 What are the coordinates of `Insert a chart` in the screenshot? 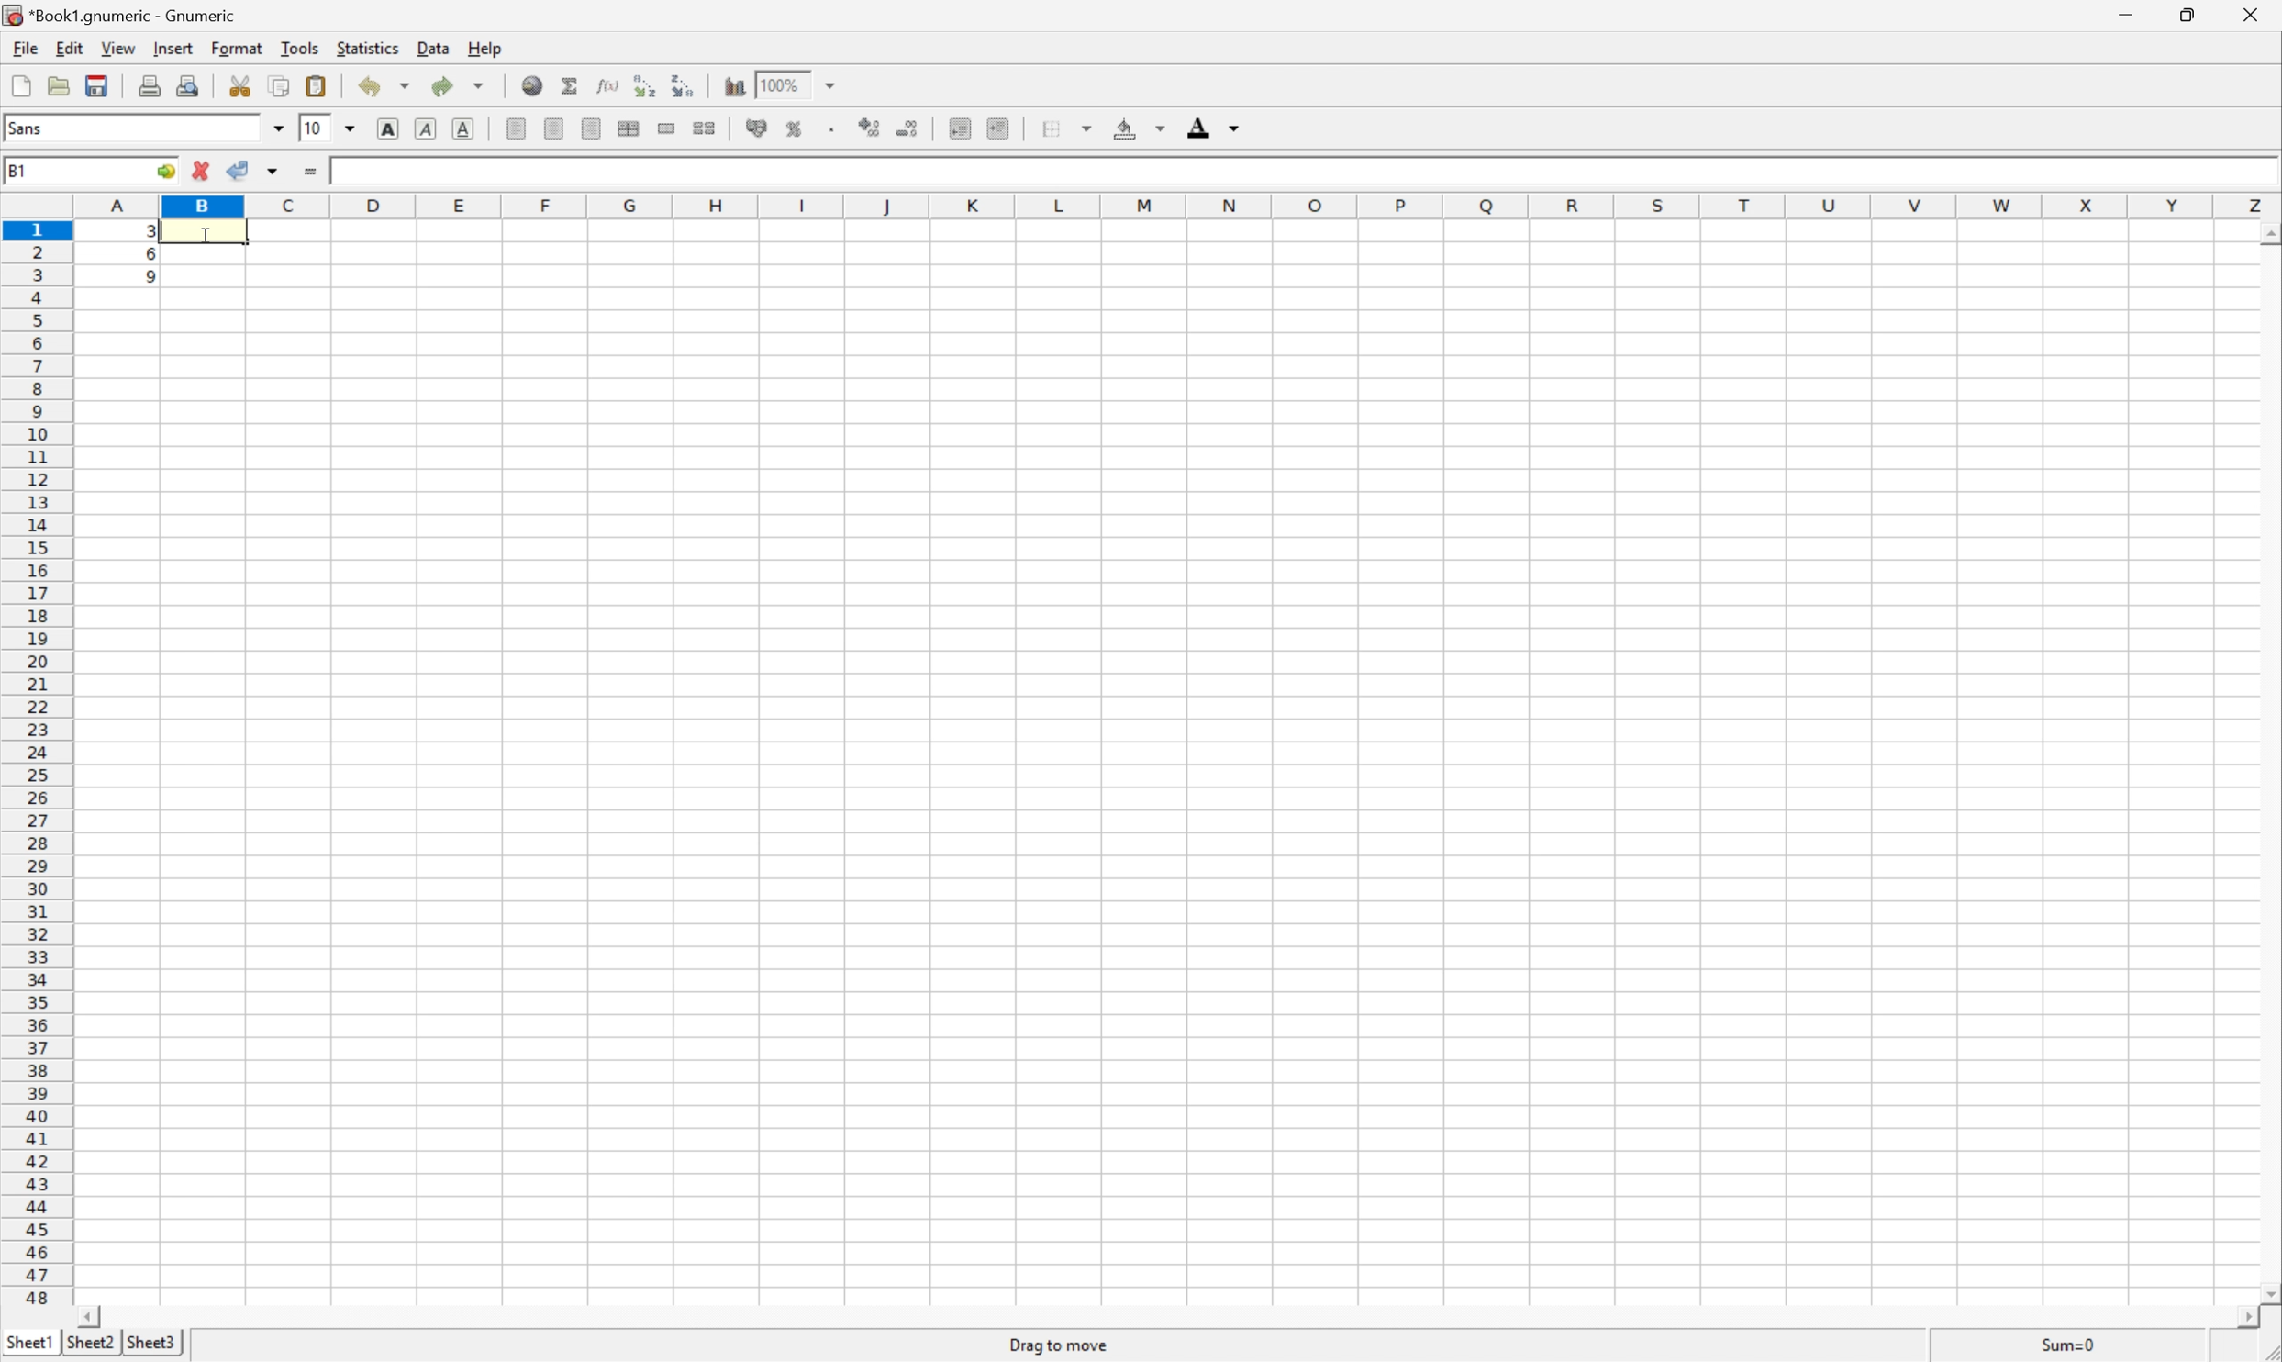 It's located at (736, 86).